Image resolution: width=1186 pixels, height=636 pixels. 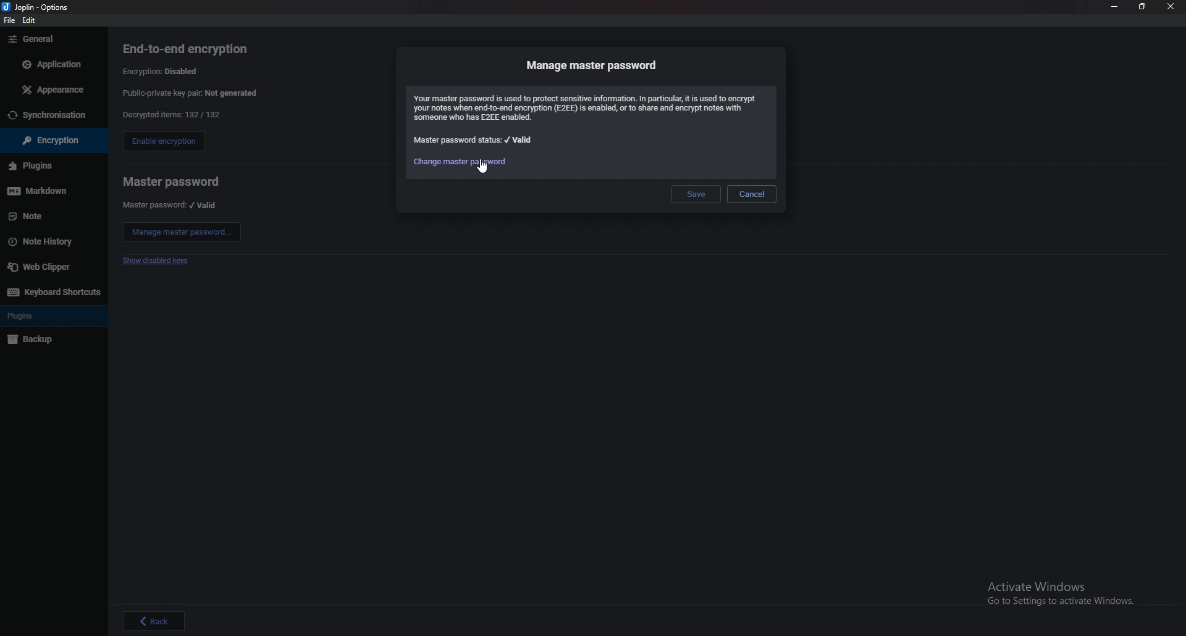 I want to click on markdown, so click(x=49, y=191).